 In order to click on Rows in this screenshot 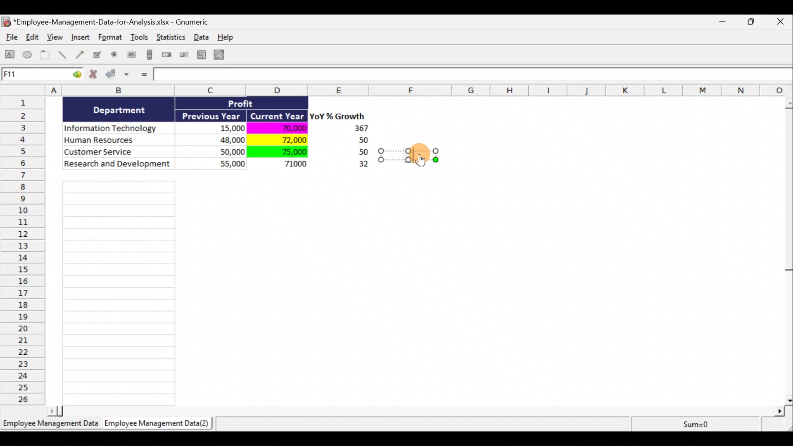, I will do `click(25, 250)`.